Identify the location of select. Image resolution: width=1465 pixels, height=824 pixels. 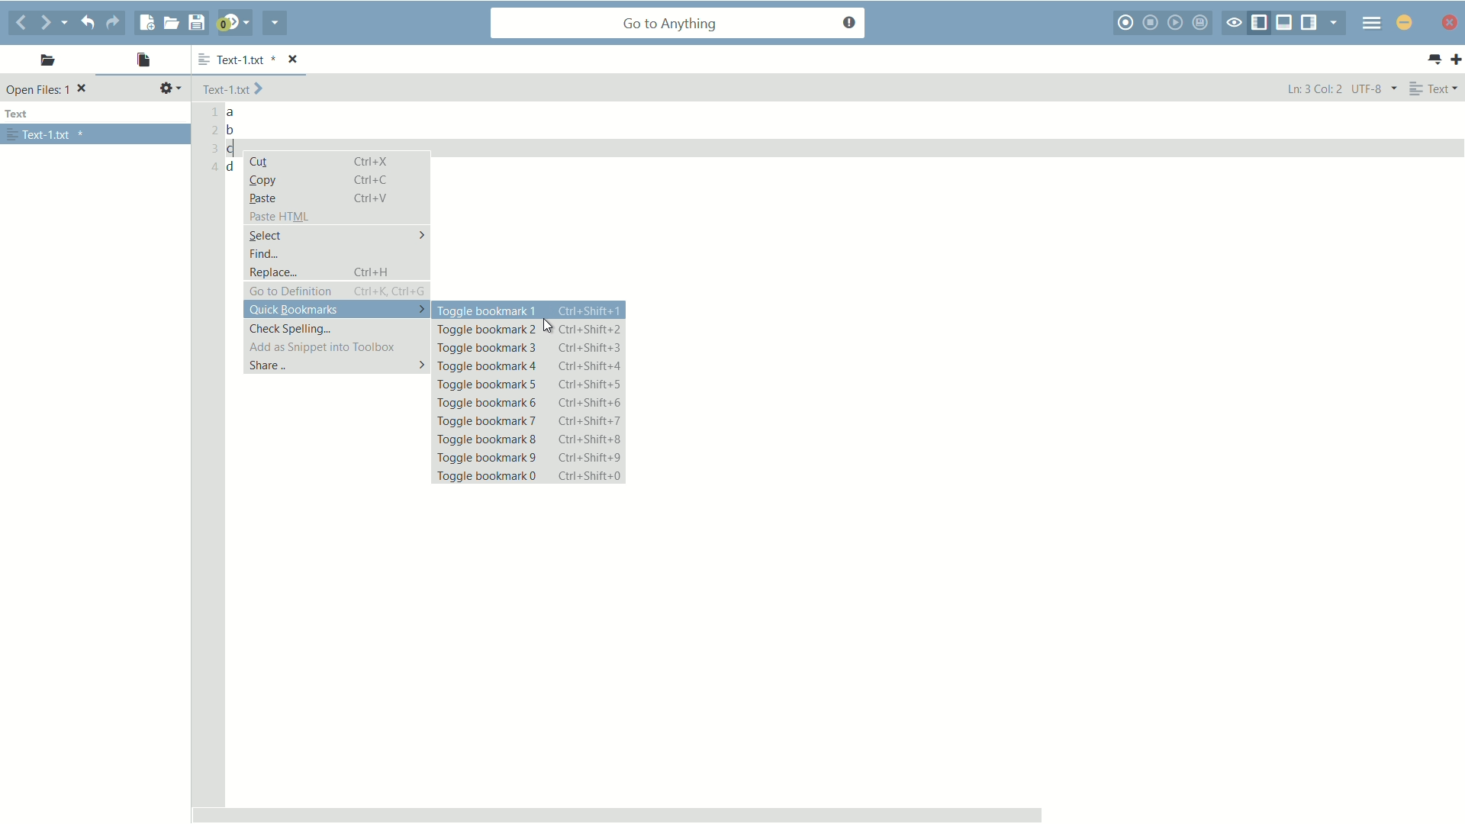
(336, 234).